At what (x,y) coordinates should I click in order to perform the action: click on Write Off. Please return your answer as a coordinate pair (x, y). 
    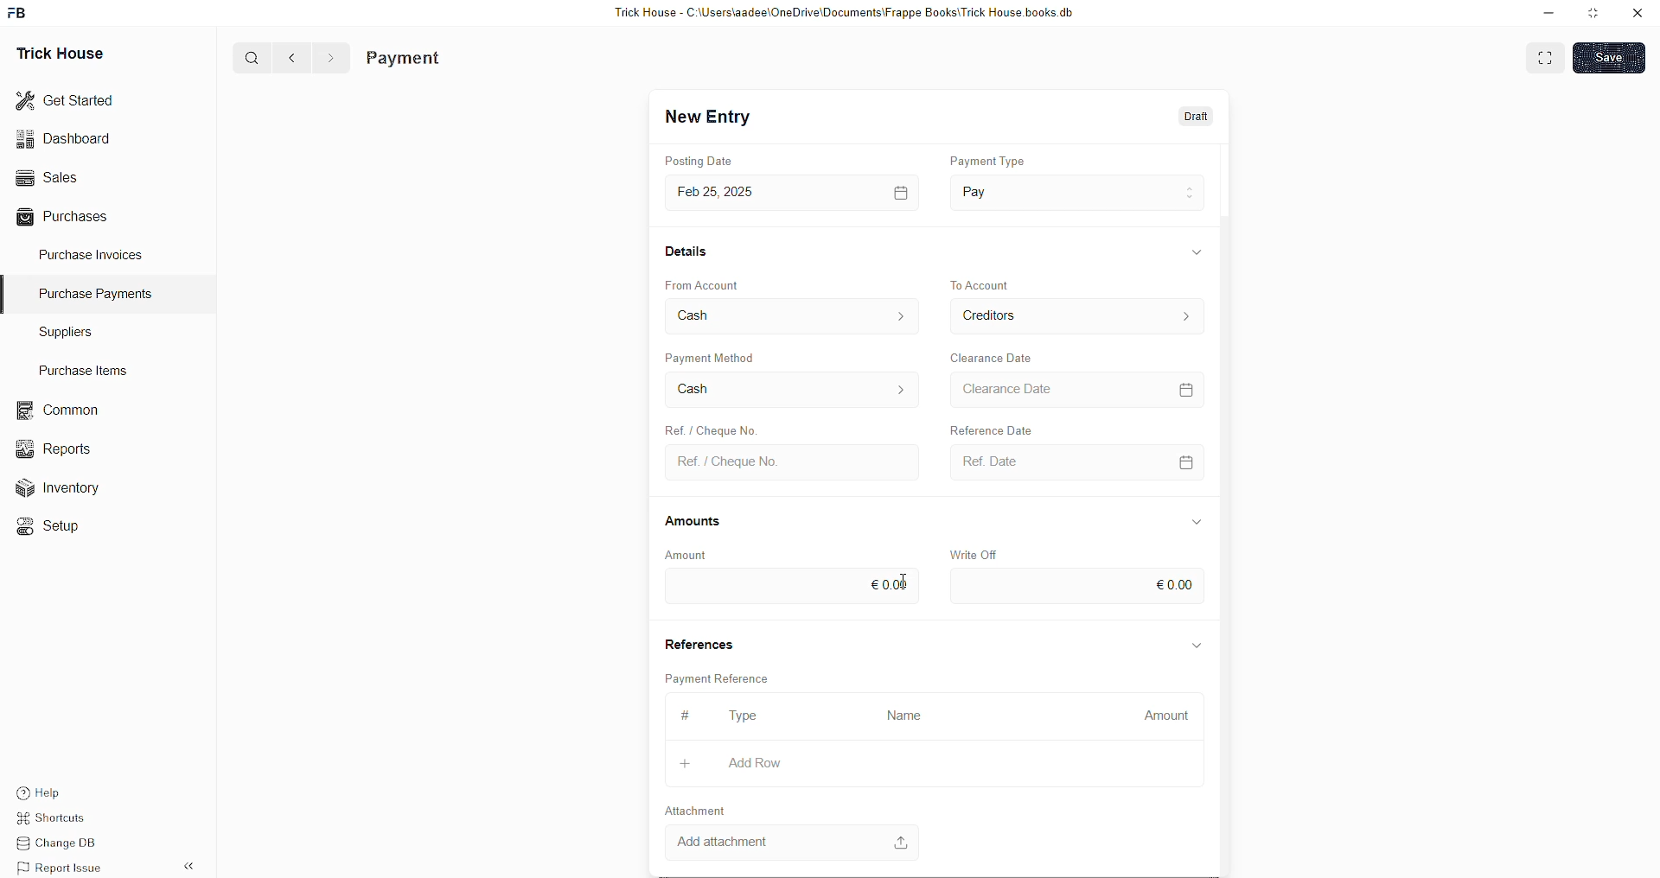
    Looking at the image, I should click on (970, 552).